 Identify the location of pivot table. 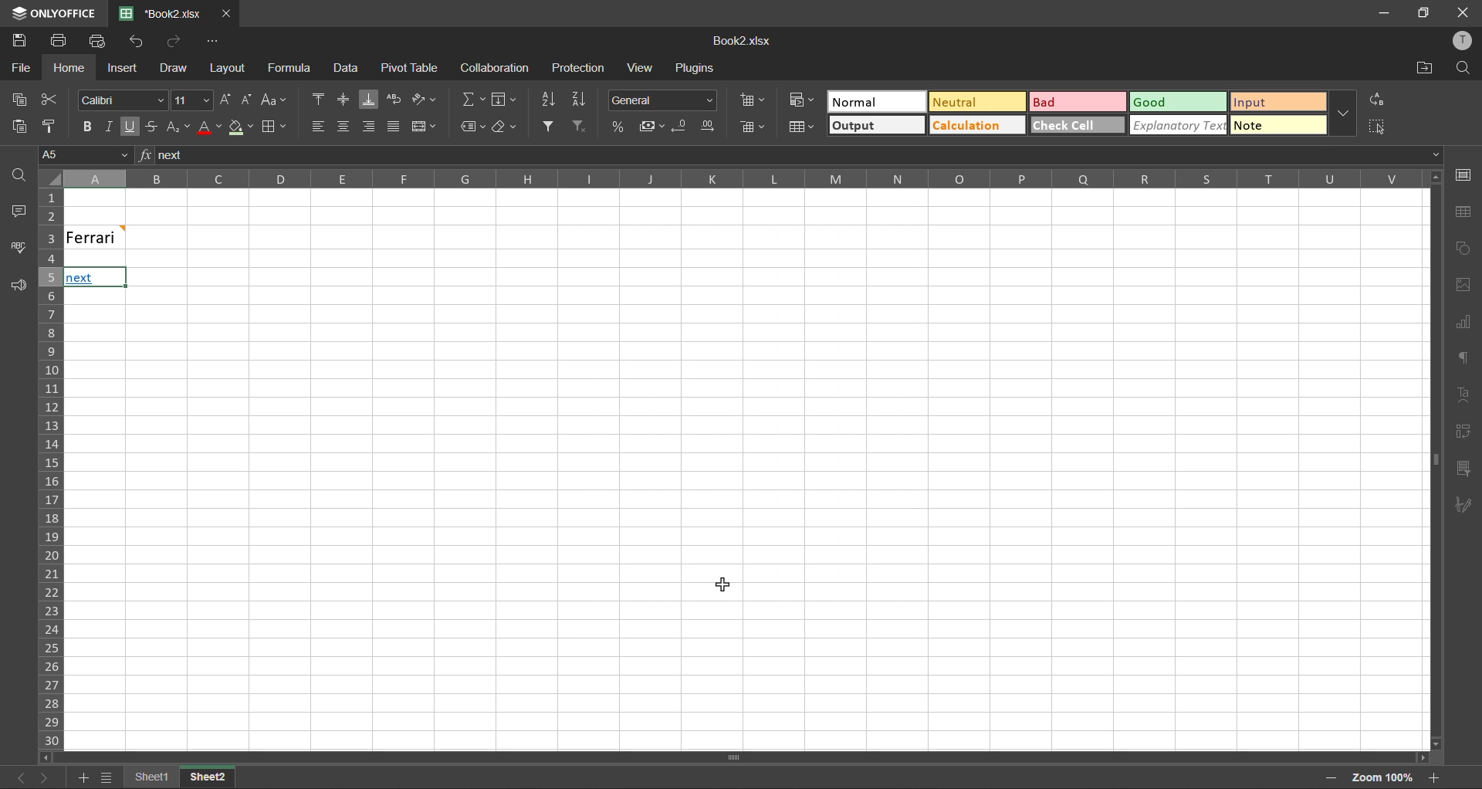
(1463, 432).